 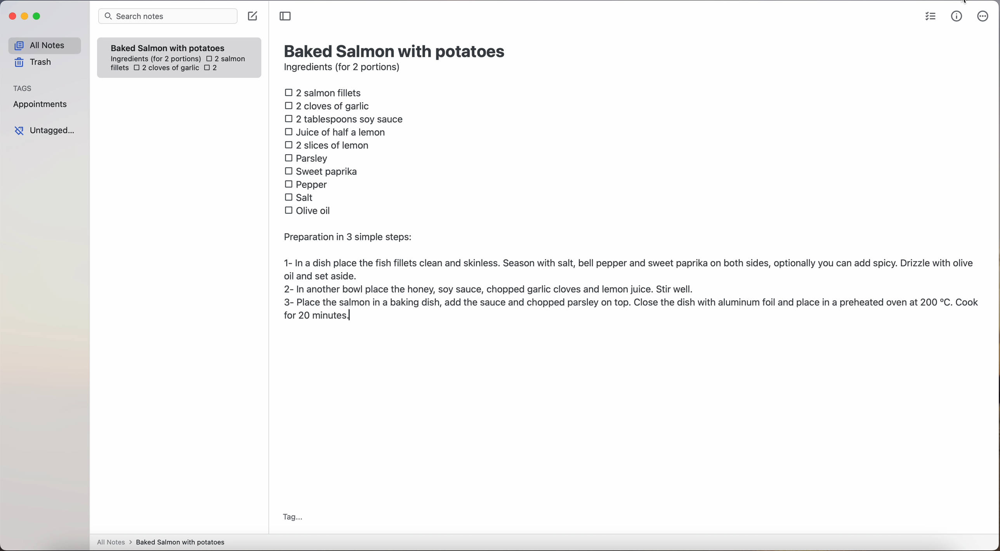 I want to click on metrics, so click(x=957, y=16).